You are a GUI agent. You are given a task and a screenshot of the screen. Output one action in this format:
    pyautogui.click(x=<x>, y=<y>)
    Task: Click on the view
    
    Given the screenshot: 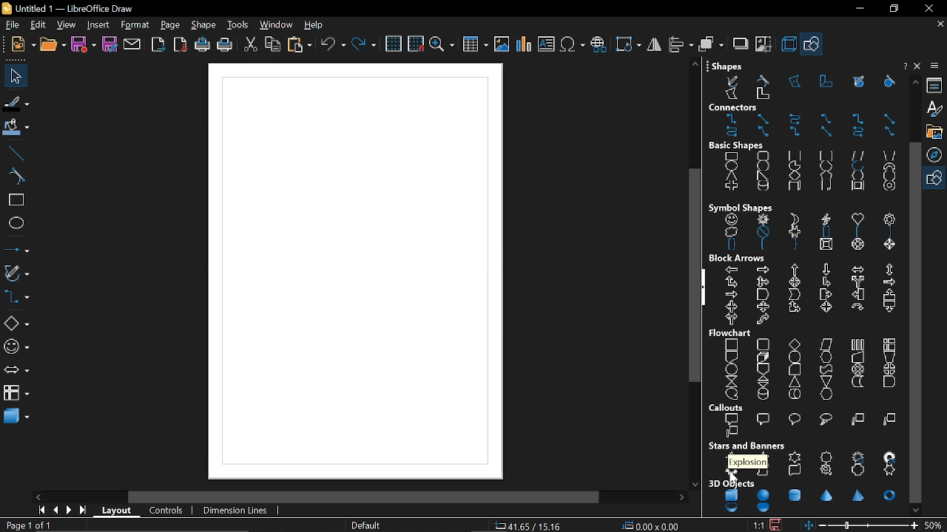 What is the action you would take?
    pyautogui.click(x=68, y=25)
    